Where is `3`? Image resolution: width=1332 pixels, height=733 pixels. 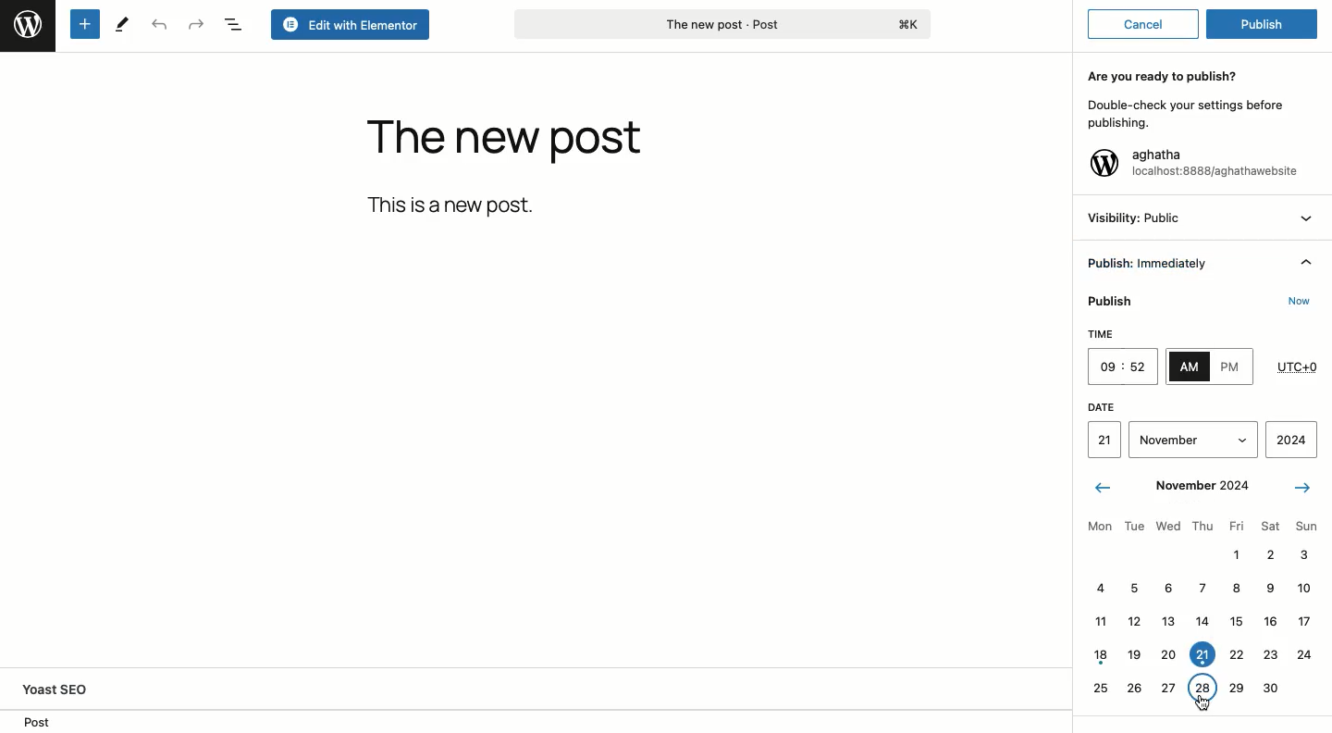 3 is located at coordinates (1302, 553).